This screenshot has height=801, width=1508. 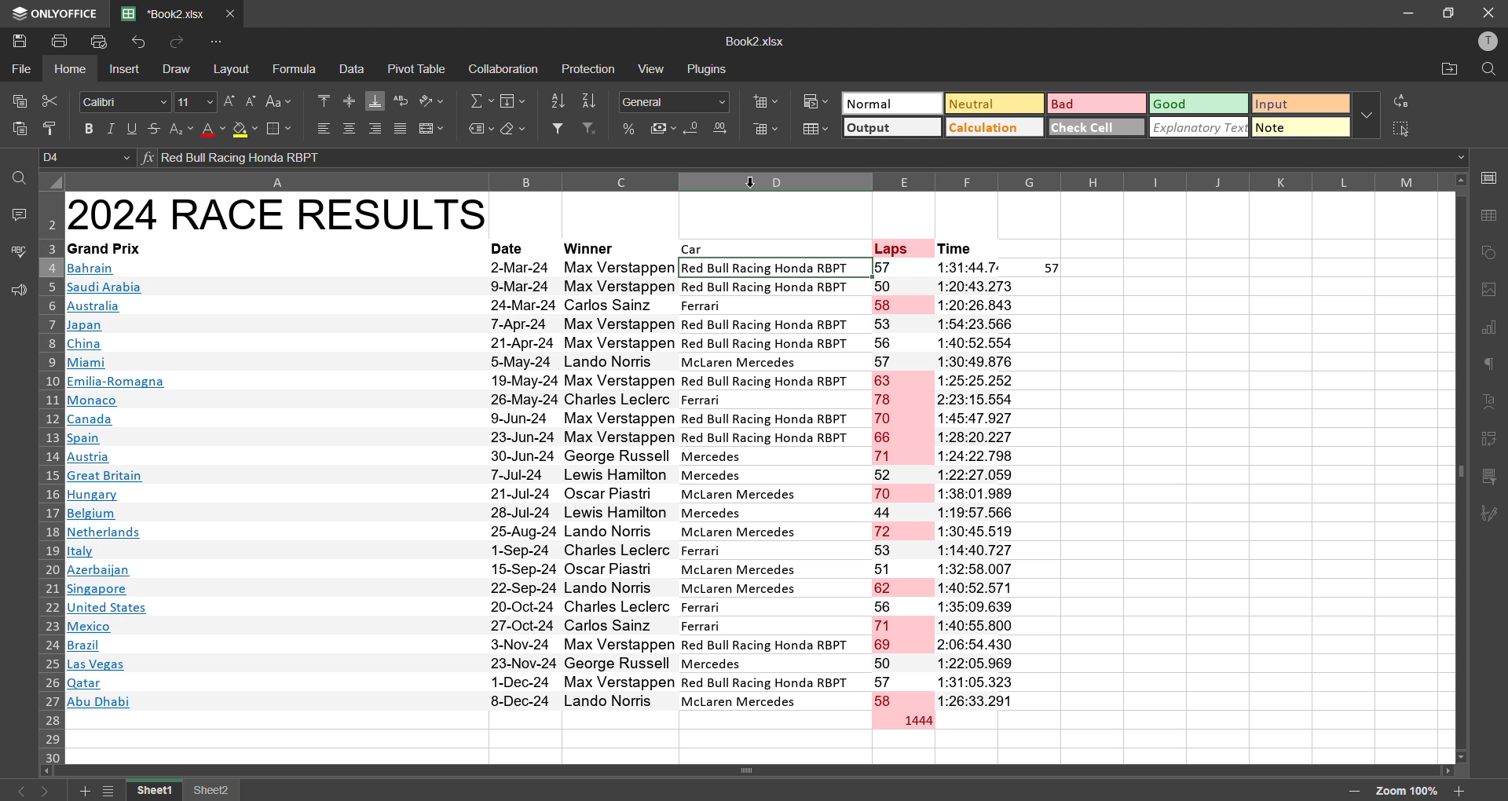 What do you see at coordinates (1491, 252) in the screenshot?
I see `shapes` at bounding box center [1491, 252].